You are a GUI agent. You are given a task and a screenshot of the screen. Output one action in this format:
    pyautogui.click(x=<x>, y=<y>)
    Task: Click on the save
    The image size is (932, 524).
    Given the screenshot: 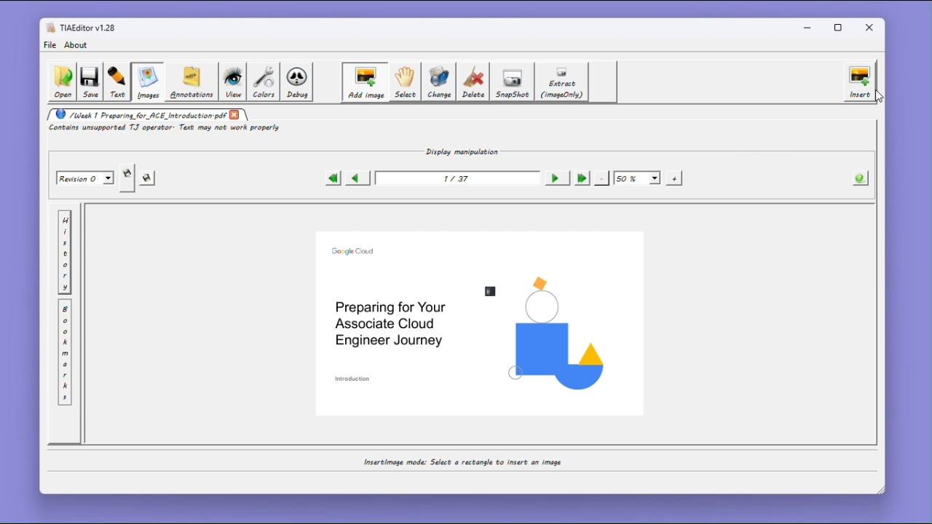 What is the action you would take?
    pyautogui.click(x=149, y=179)
    